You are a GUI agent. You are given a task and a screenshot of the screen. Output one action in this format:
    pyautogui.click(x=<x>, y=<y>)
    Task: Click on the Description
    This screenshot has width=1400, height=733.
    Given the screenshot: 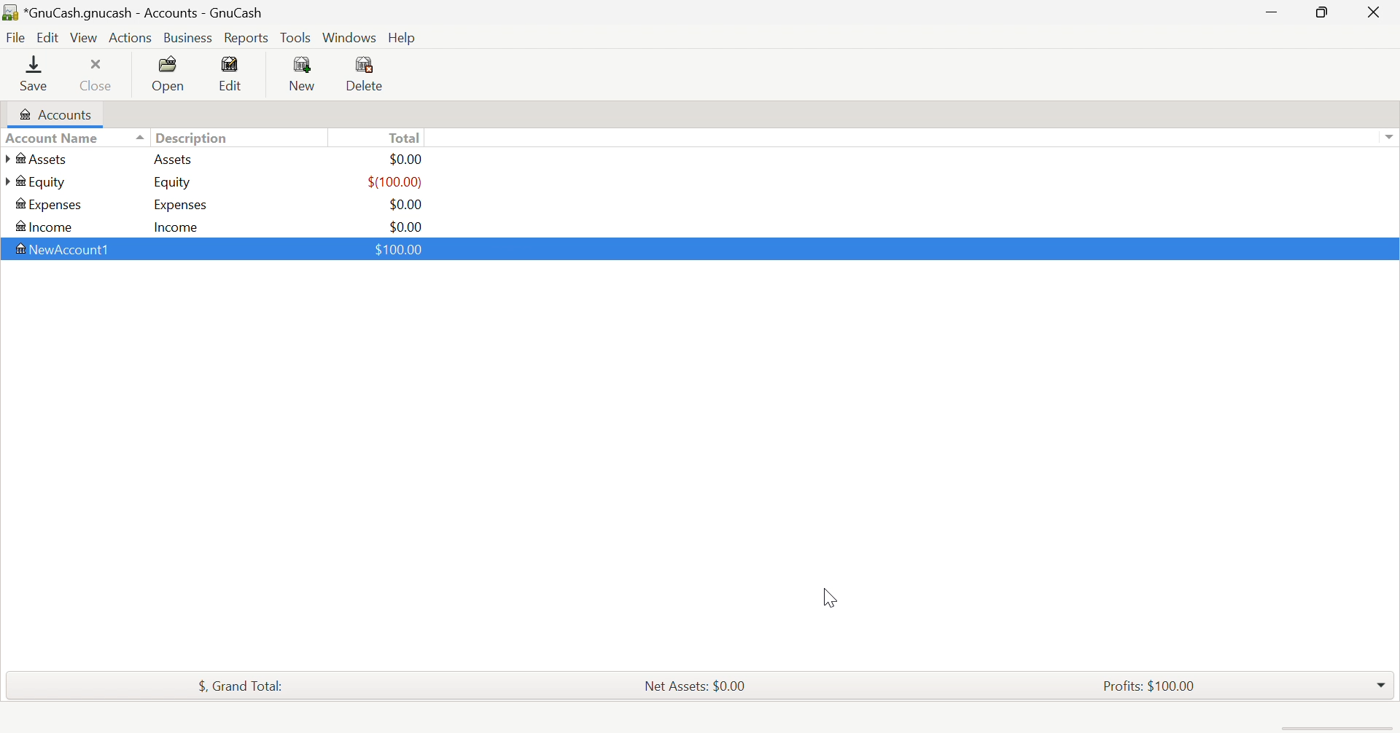 What is the action you would take?
    pyautogui.click(x=192, y=136)
    